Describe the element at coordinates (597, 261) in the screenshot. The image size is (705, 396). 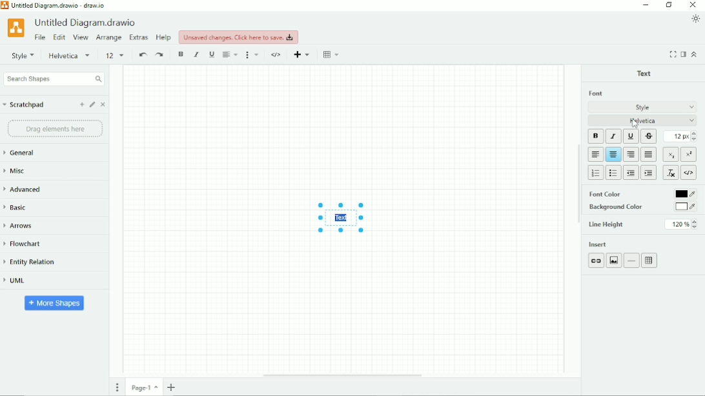
I see `Link` at that location.